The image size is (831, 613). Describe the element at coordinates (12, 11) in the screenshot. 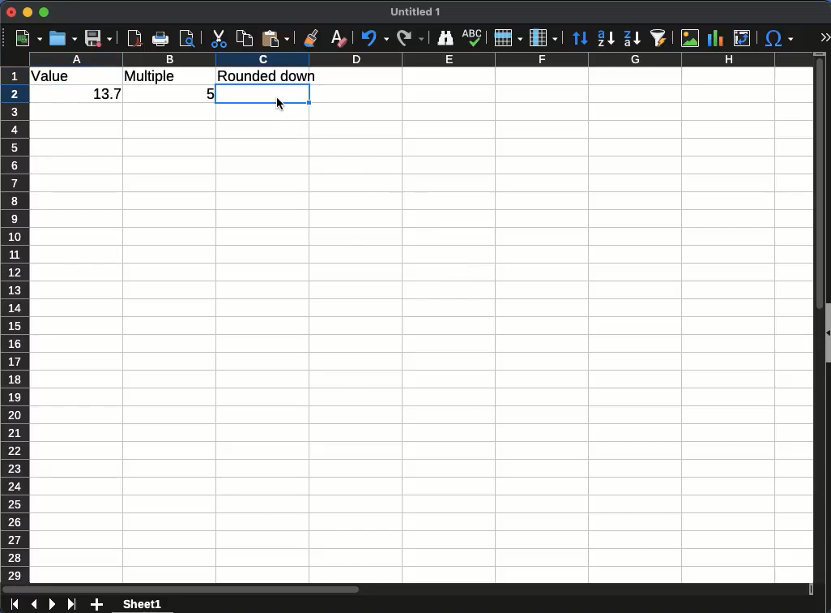

I see `close` at that location.